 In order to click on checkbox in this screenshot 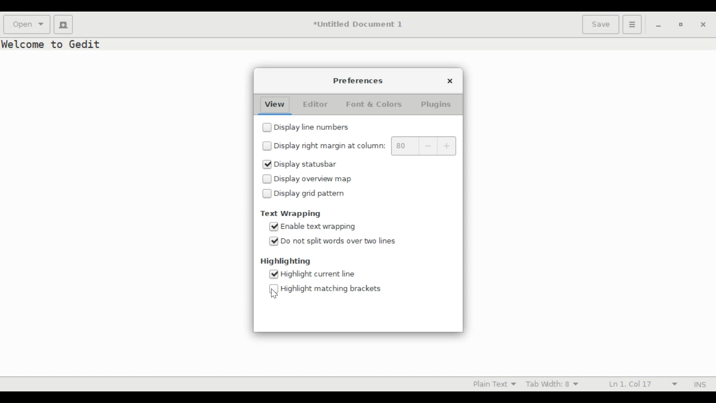, I will do `click(267, 179)`.